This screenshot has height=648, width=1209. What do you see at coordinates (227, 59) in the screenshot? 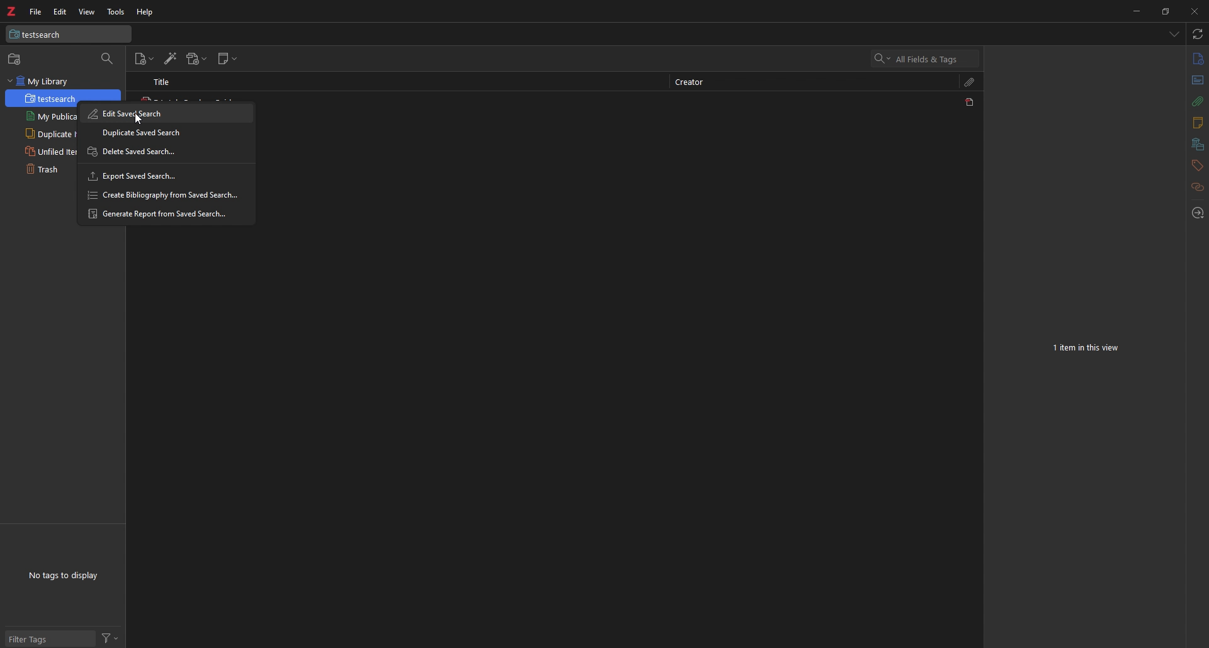
I see `new note` at bounding box center [227, 59].